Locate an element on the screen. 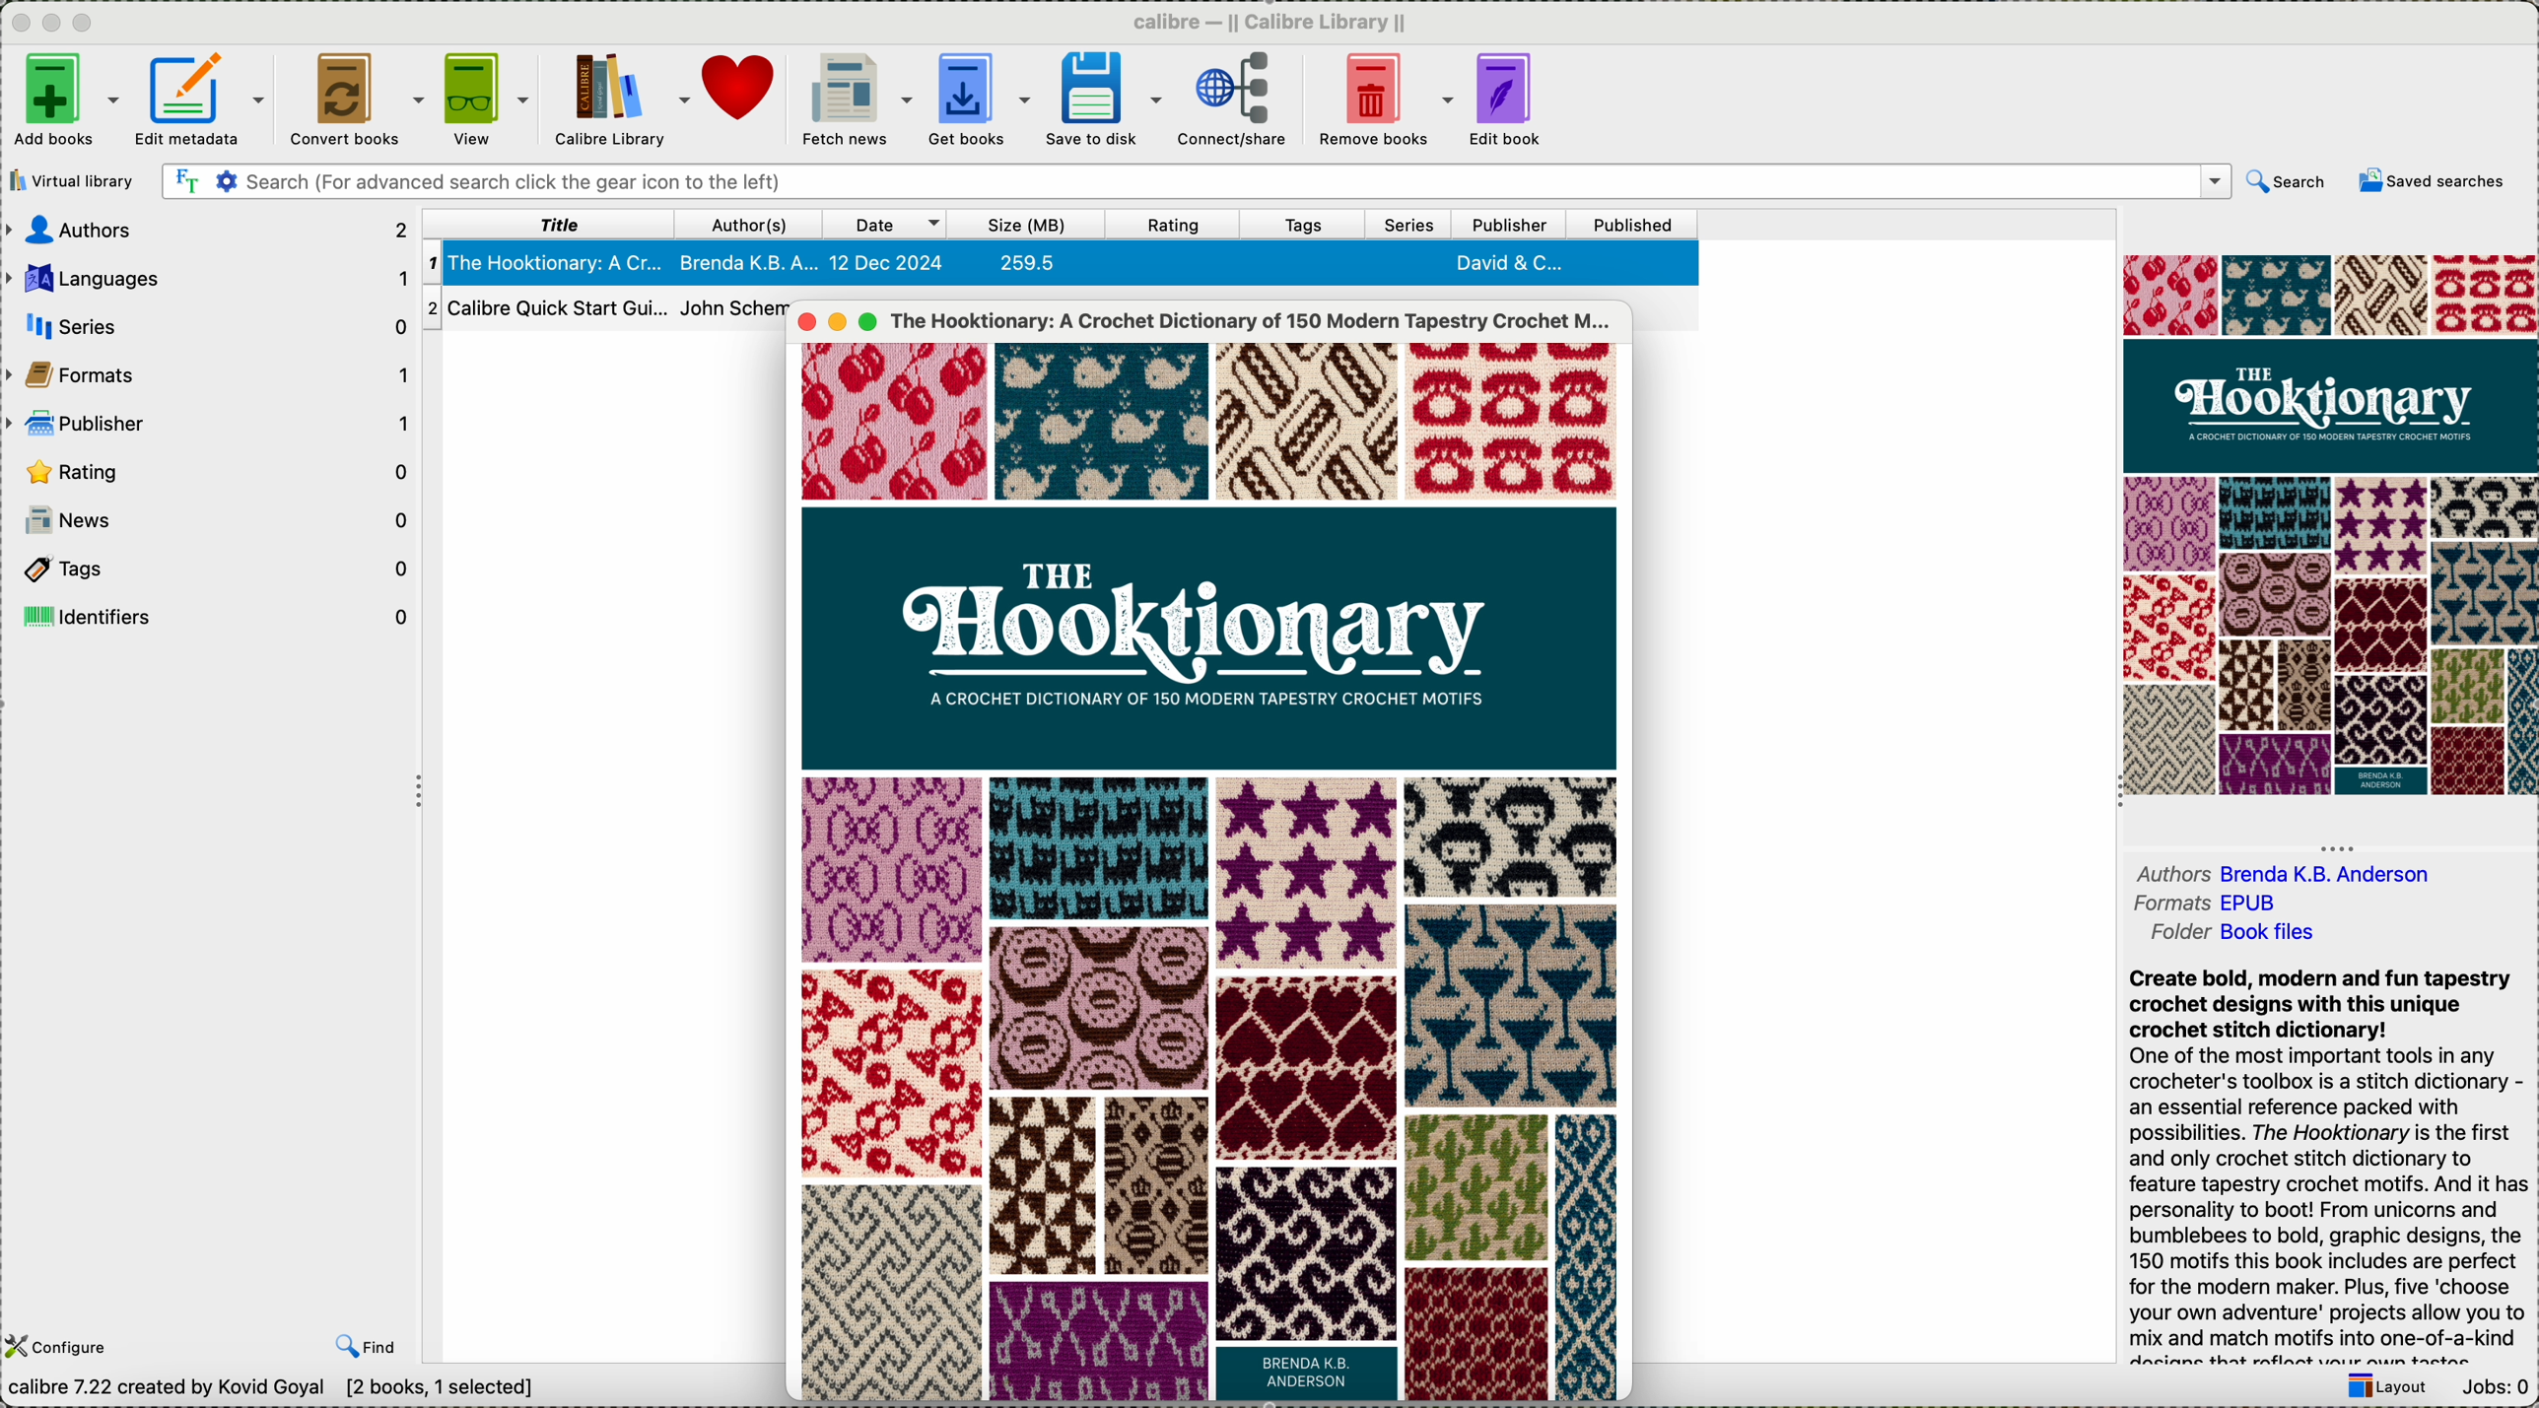  the hooktionary viewer book is located at coordinates (1205, 868).